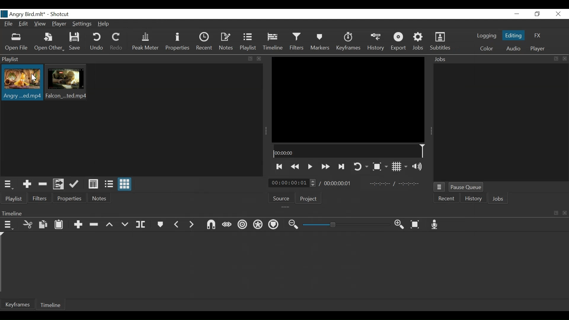  I want to click on In point, so click(395, 183).